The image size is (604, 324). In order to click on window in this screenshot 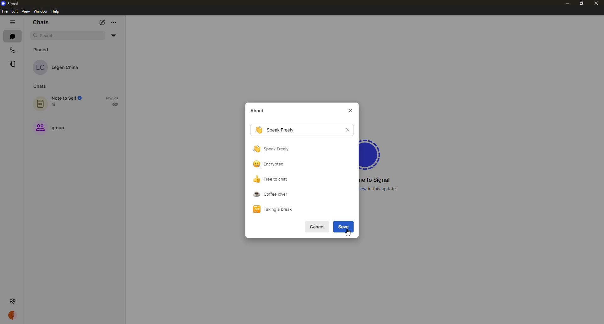, I will do `click(41, 11)`.